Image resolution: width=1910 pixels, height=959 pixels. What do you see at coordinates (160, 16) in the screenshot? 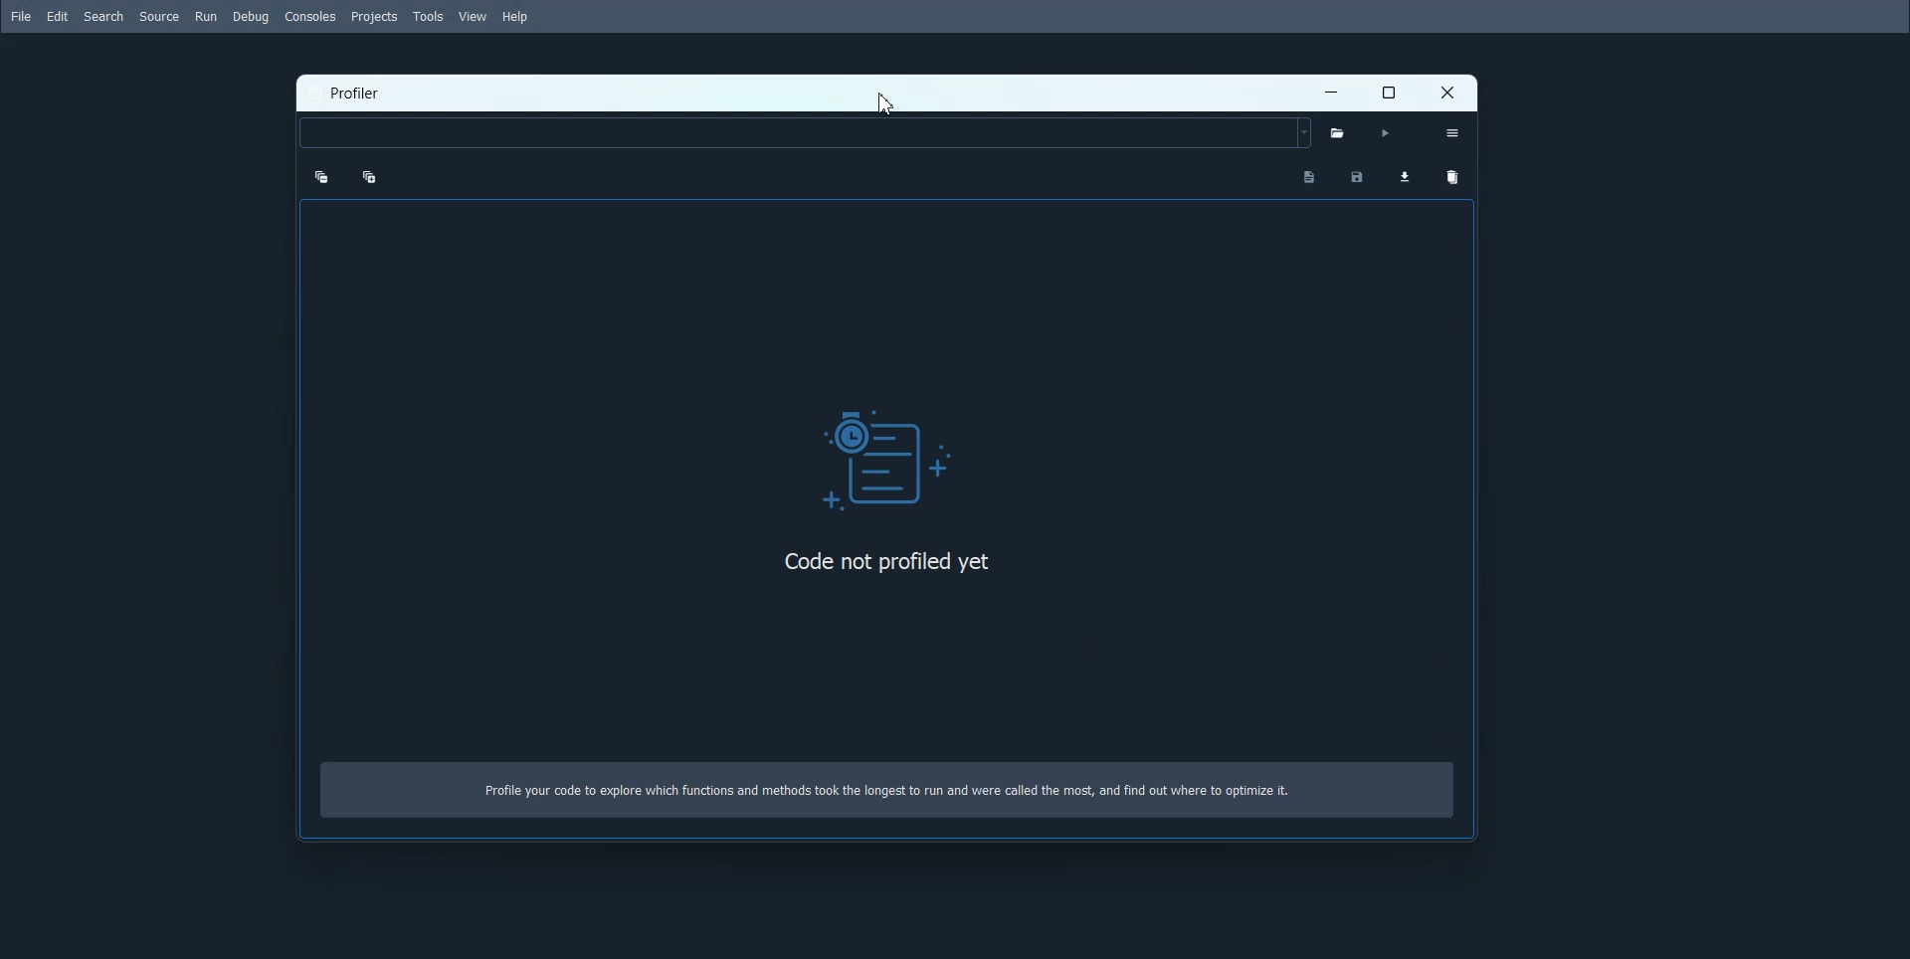
I see `Source` at bounding box center [160, 16].